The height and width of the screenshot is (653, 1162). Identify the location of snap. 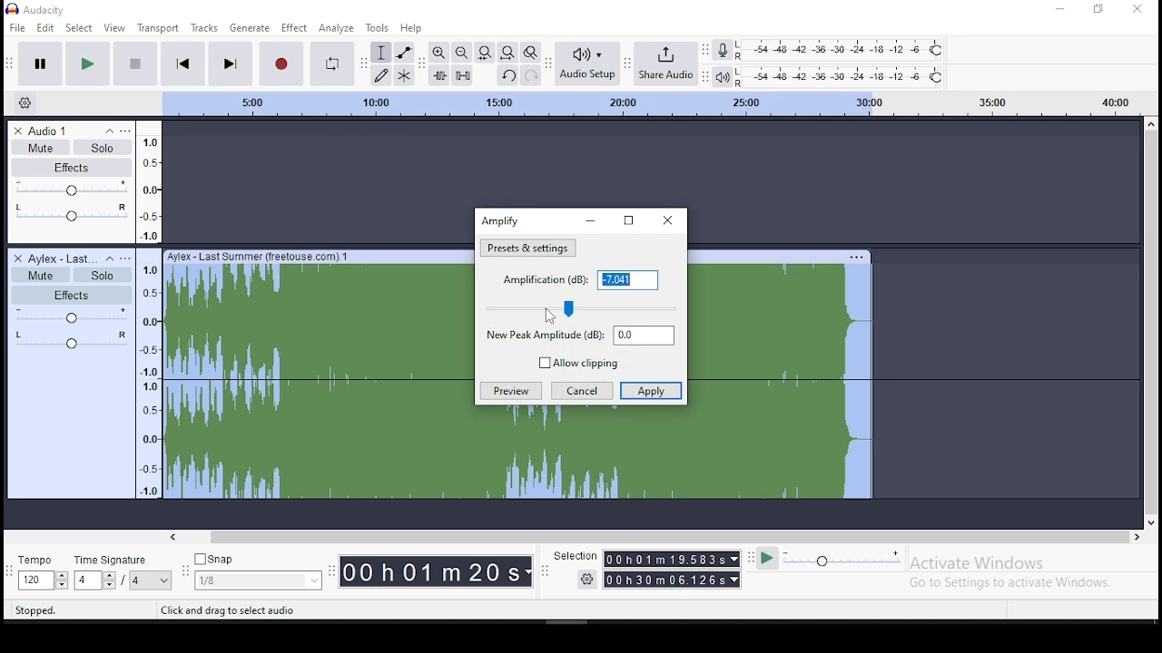
(260, 570).